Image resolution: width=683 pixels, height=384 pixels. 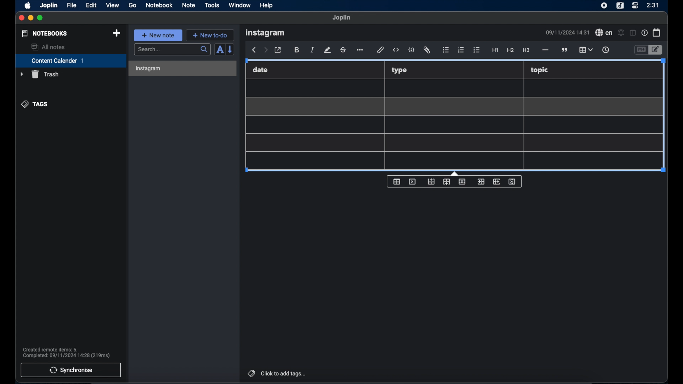 What do you see at coordinates (604, 6) in the screenshot?
I see `screen recorder icon` at bounding box center [604, 6].